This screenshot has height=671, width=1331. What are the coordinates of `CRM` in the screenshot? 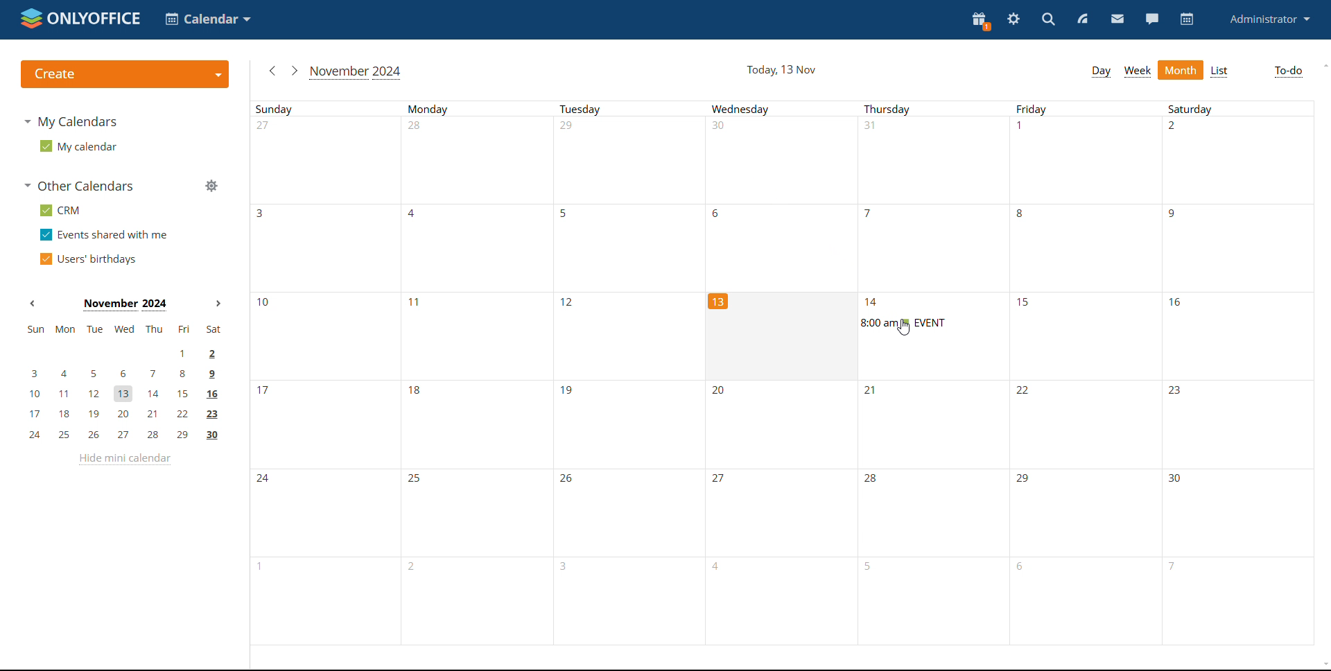 It's located at (60, 210).